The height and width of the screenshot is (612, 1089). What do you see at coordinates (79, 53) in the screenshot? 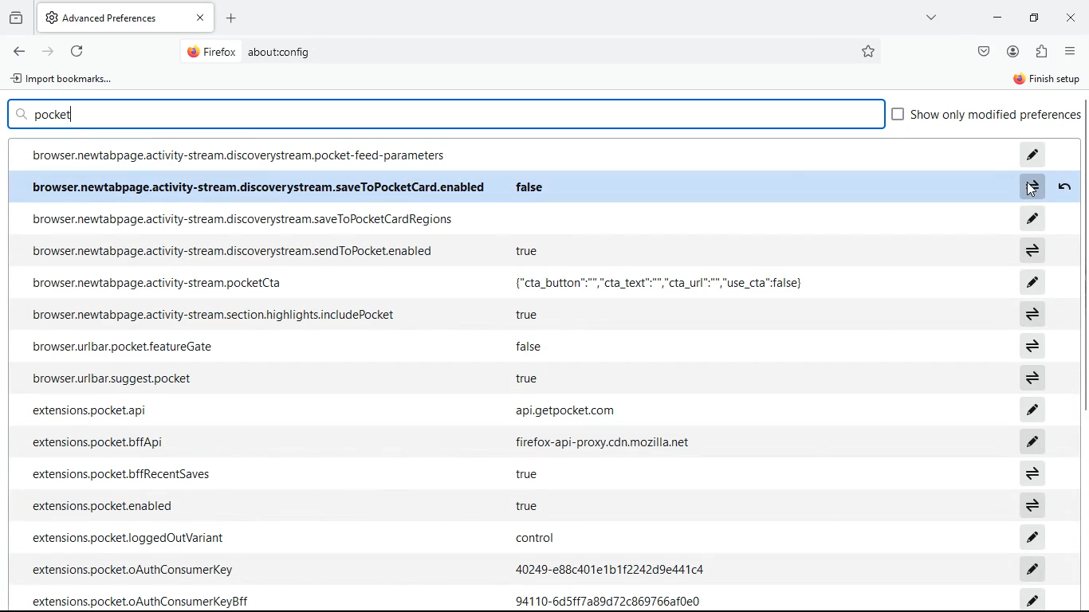
I see `refresh` at bounding box center [79, 53].